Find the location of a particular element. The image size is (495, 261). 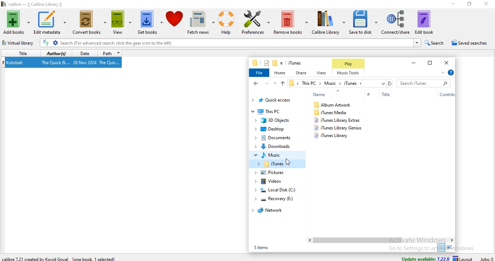

Kotobati is located at coordinates (16, 63).